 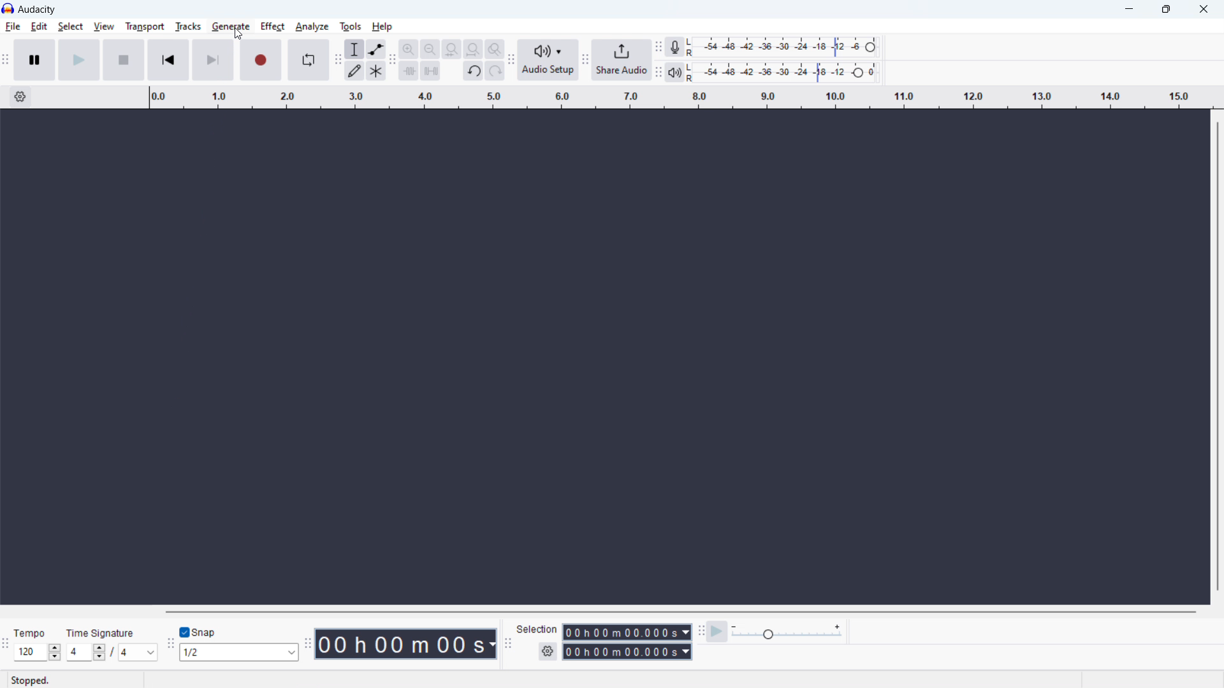 I want to click on recording meter, so click(x=782, y=47).